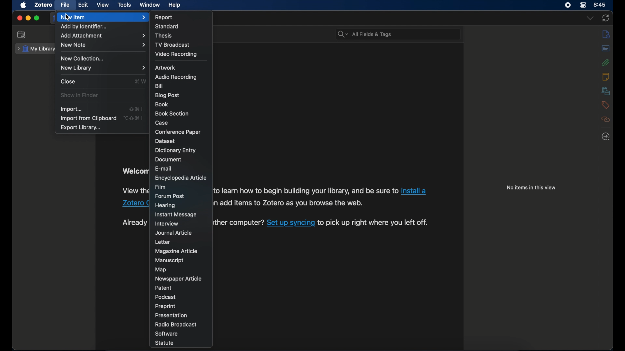  What do you see at coordinates (180, 178) in the screenshot?
I see `encyclopedia article` at bounding box center [180, 178].